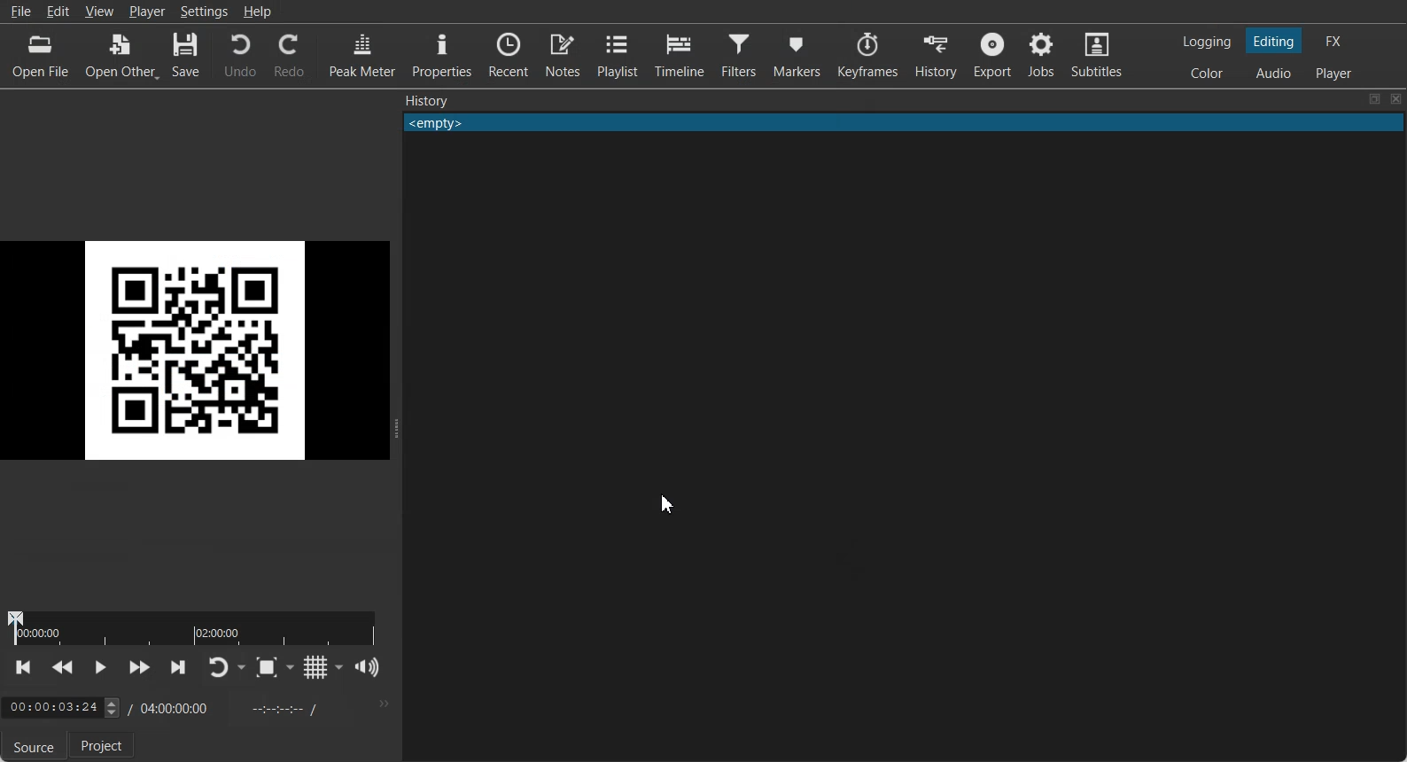  What do you see at coordinates (106, 707) in the screenshot?
I see `toggle` at bounding box center [106, 707].